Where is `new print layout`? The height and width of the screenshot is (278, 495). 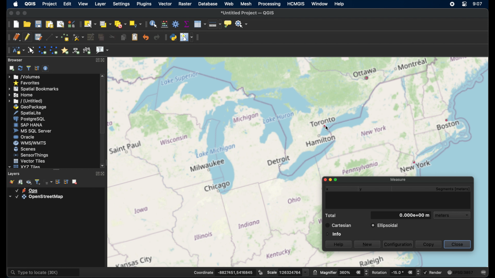
new print layout is located at coordinates (49, 23).